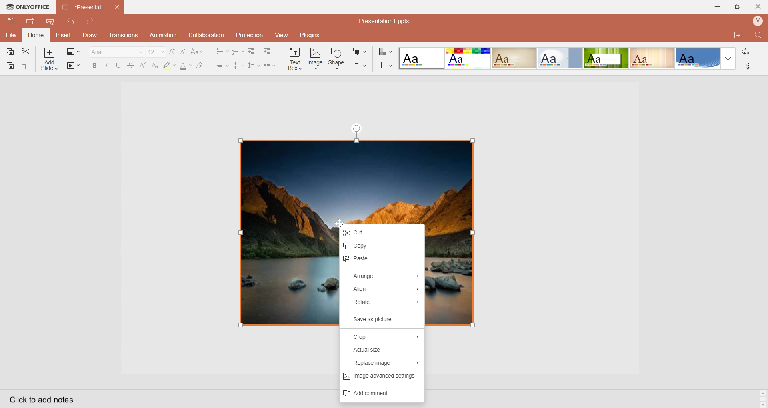 The height and width of the screenshot is (408, 768). Describe the element at coordinates (223, 65) in the screenshot. I see `Horizontal Align` at that location.